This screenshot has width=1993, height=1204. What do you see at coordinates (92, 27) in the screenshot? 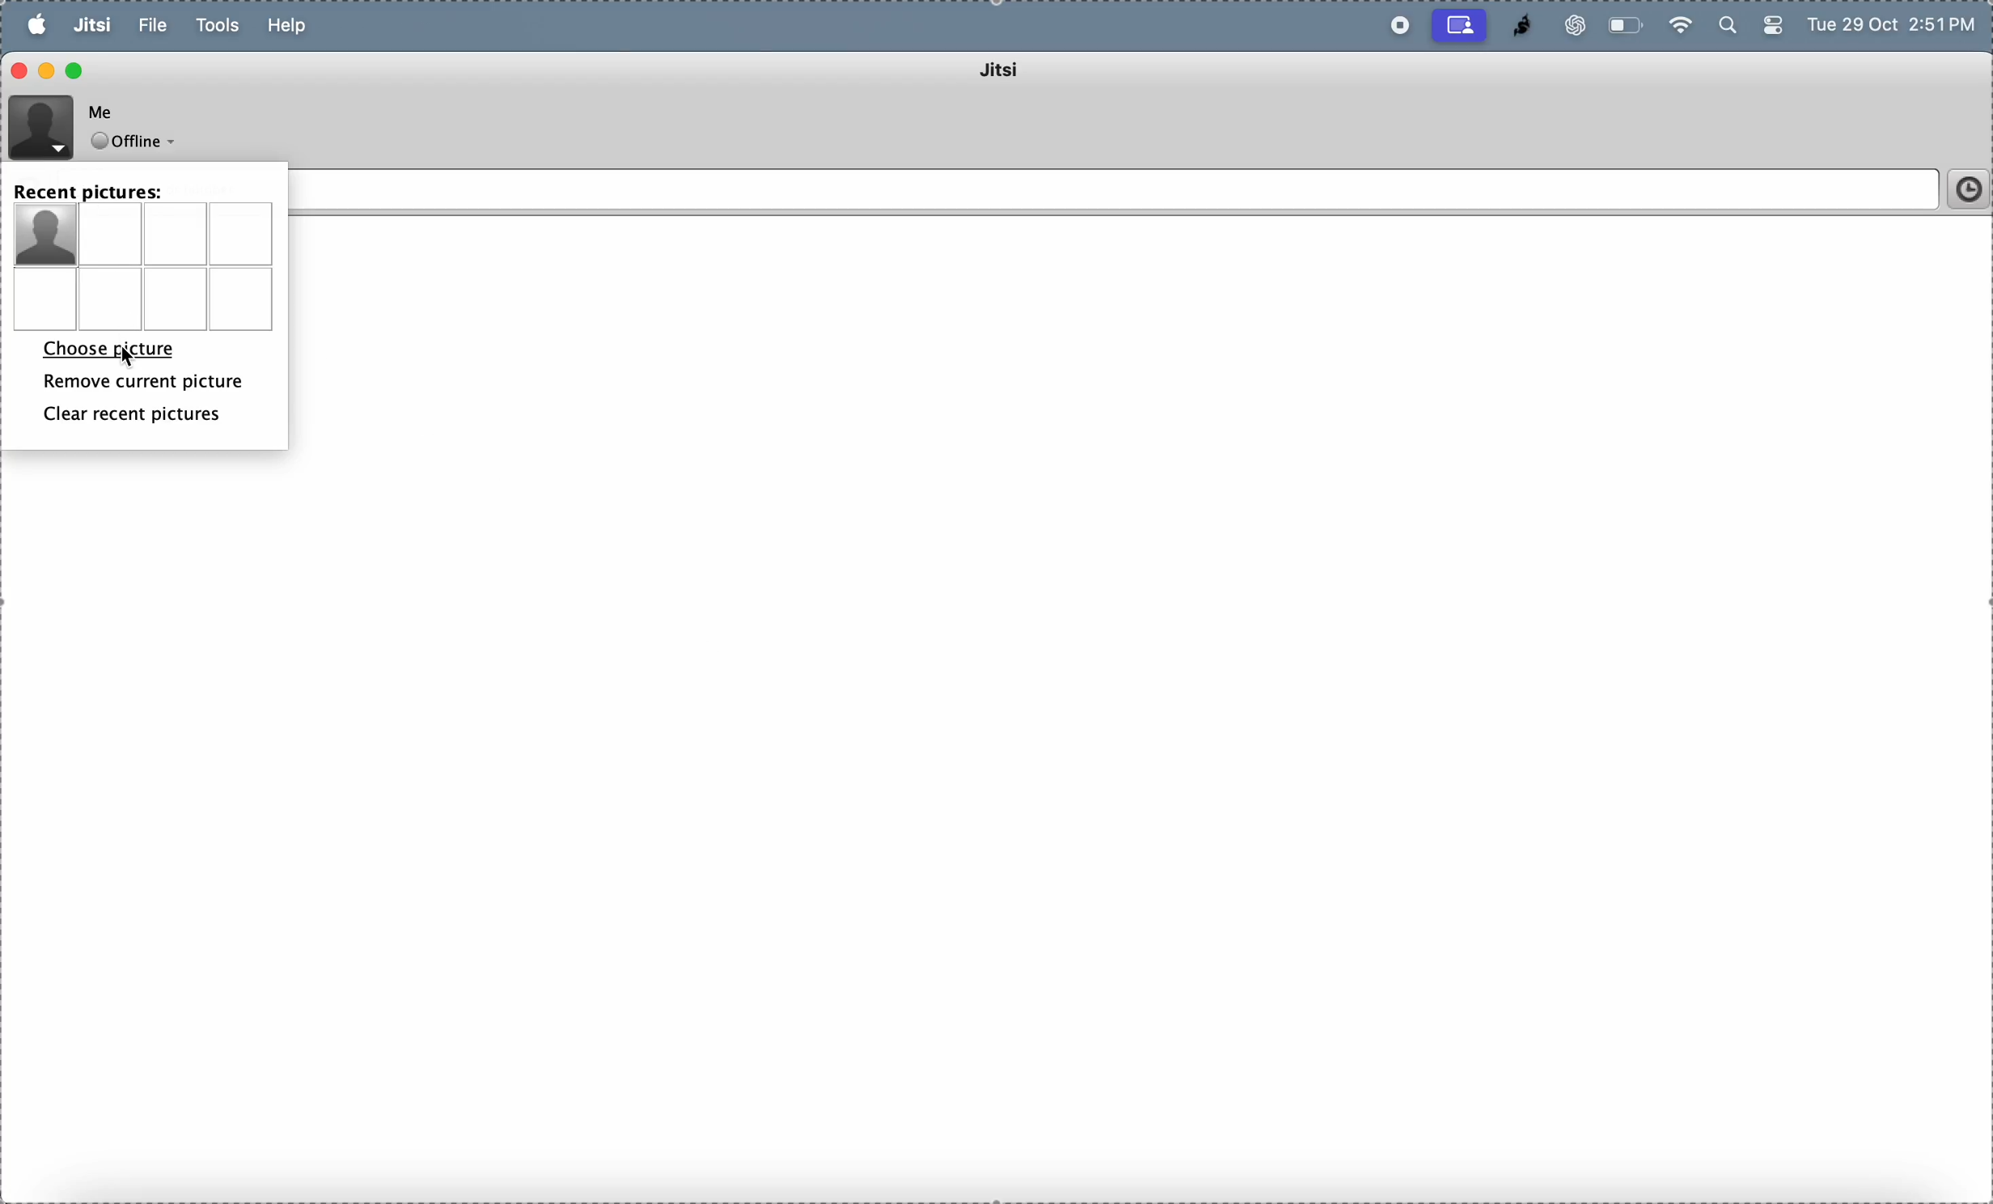
I see `jitsi menu` at bounding box center [92, 27].